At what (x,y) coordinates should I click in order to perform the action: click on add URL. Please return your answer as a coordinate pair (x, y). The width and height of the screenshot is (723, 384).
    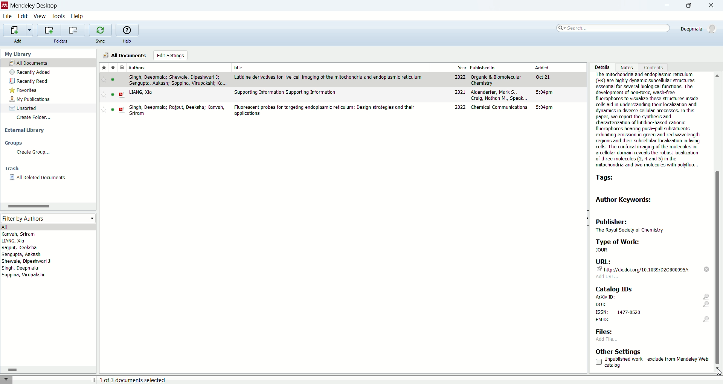
    Looking at the image, I should click on (607, 277).